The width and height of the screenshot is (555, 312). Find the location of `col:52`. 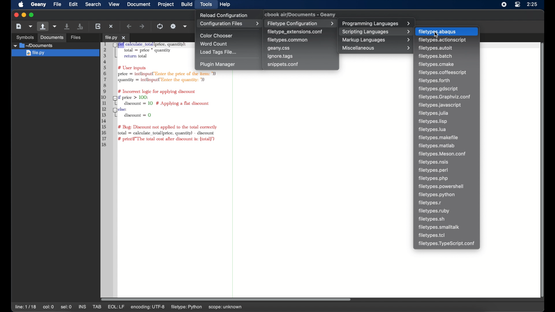

col:52 is located at coordinates (49, 307).